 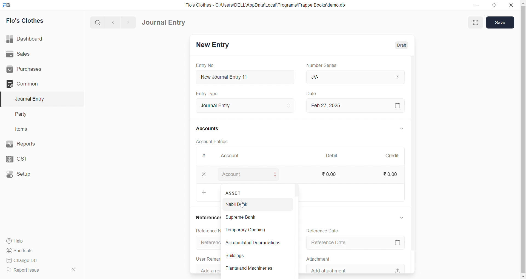 What do you see at coordinates (319, 258) in the screenshot?
I see `Attachment` at bounding box center [319, 258].